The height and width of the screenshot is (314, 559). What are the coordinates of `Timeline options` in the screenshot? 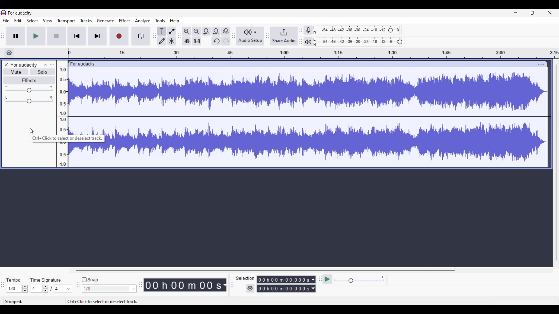 It's located at (10, 53).